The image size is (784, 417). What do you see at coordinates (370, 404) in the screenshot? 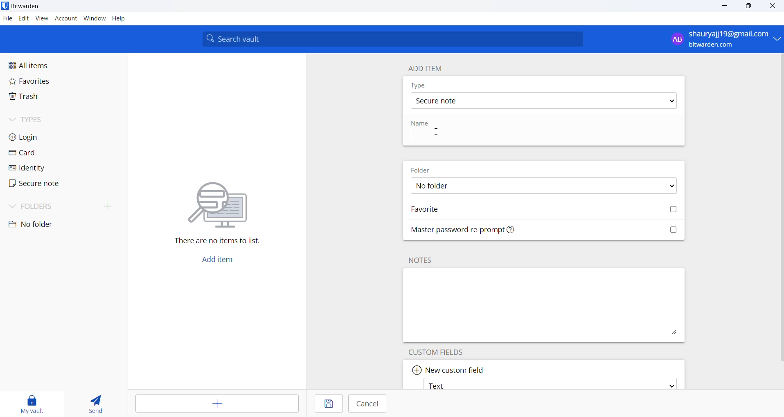
I see `cancel` at bounding box center [370, 404].